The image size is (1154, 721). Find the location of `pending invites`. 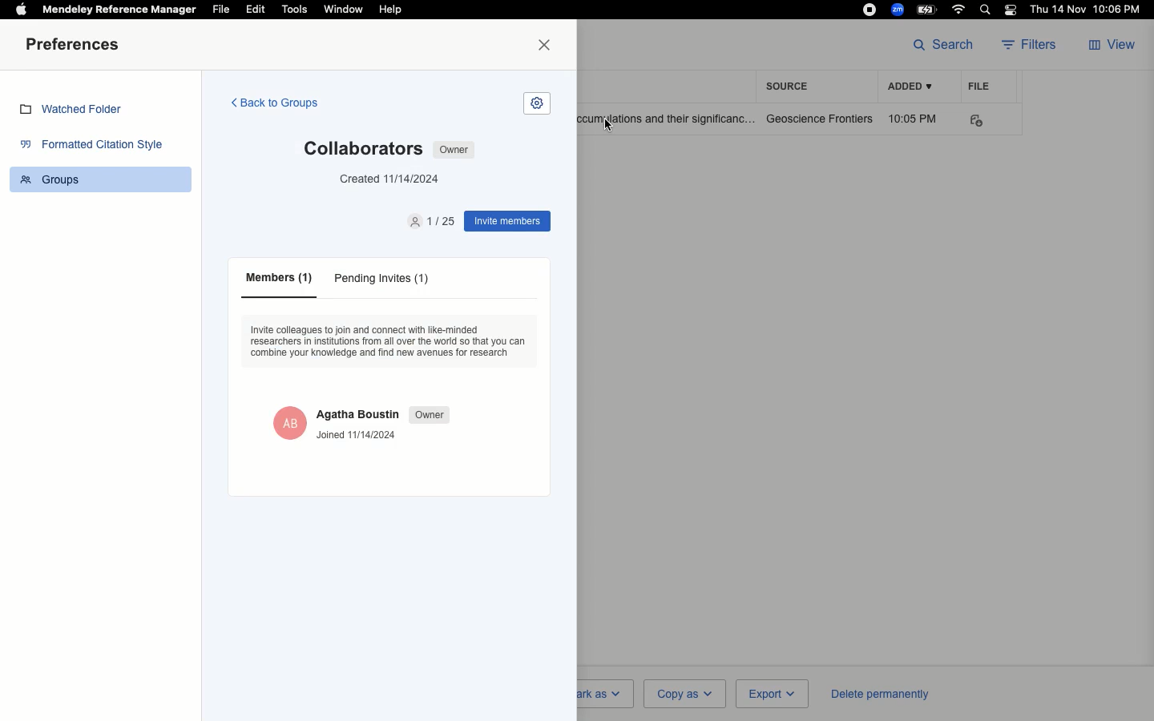

pending invites is located at coordinates (392, 277).